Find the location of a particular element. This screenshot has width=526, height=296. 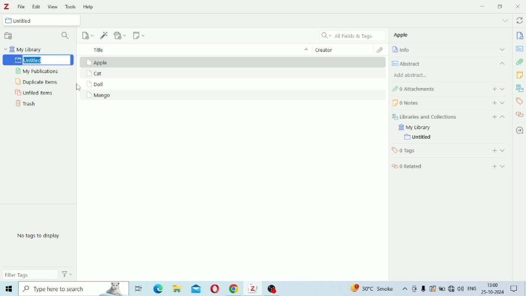

Attachments is located at coordinates (381, 50).